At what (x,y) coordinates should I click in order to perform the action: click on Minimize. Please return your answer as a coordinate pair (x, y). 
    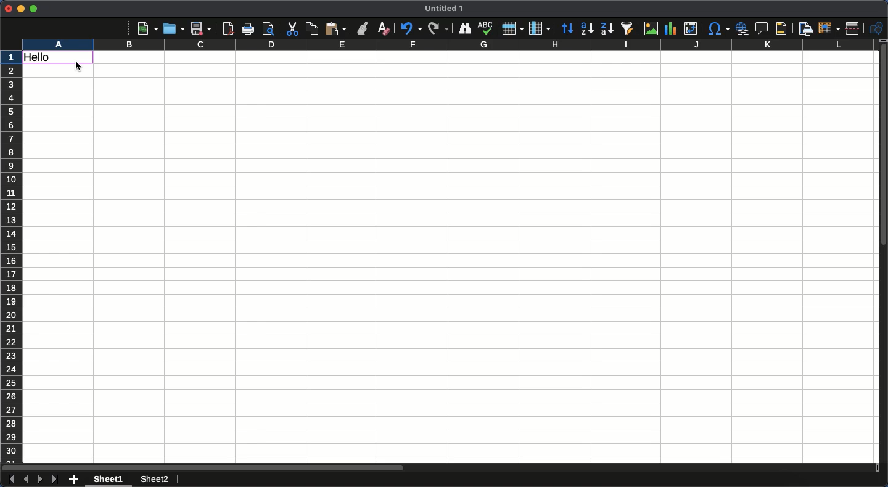
    Looking at the image, I should click on (21, 9).